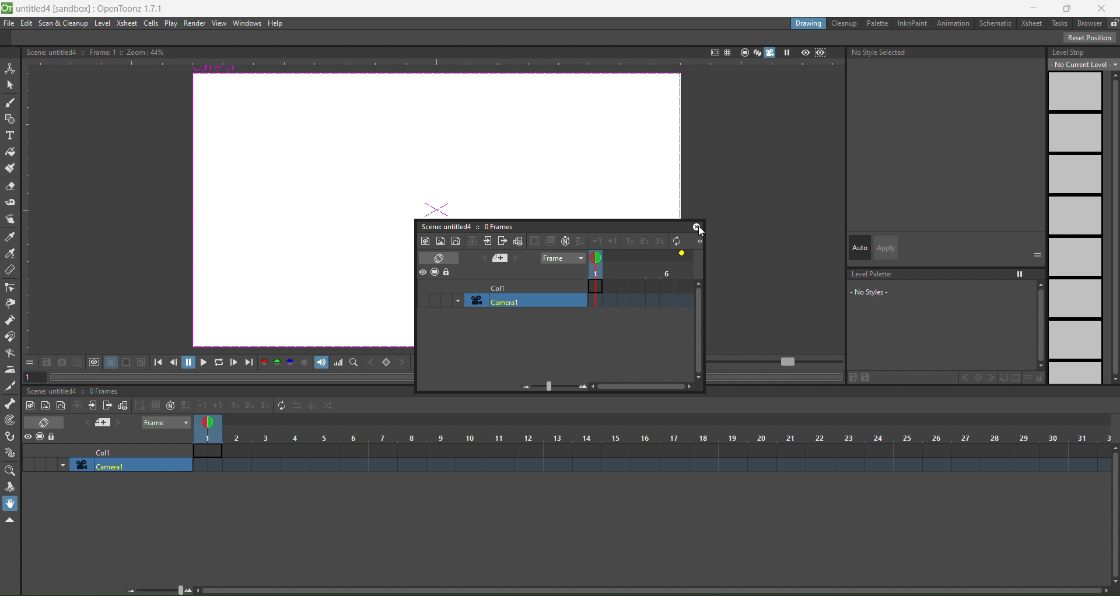 This screenshot has height=596, width=1120. What do you see at coordinates (1032, 8) in the screenshot?
I see `minimize` at bounding box center [1032, 8].